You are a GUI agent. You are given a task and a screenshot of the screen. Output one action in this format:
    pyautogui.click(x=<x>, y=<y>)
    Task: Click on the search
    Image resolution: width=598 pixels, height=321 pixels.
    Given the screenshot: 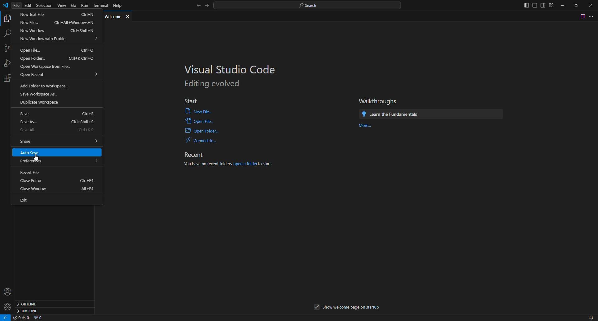 What is the action you would take?
    pyautogui.click(x=8, y=34)
    